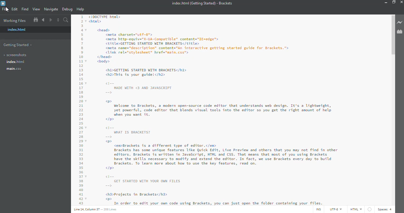 This screenshot has width=404, height=213. I want to click on help, so click(80, 9).